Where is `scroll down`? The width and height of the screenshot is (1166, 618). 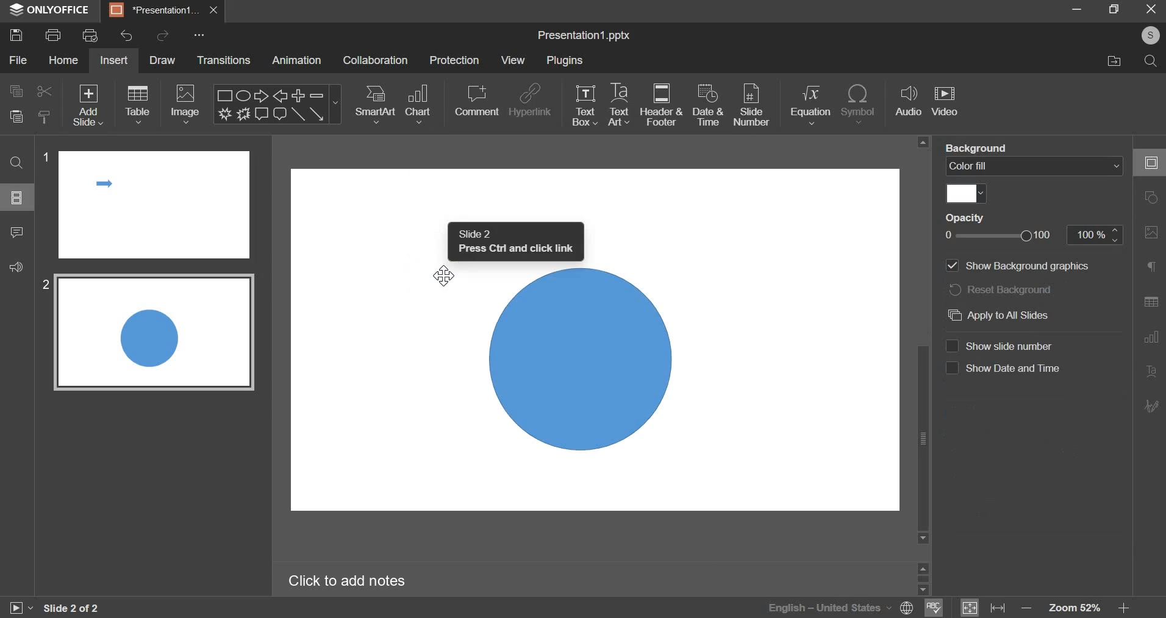
scroll down is located at coordinates (925, 591).